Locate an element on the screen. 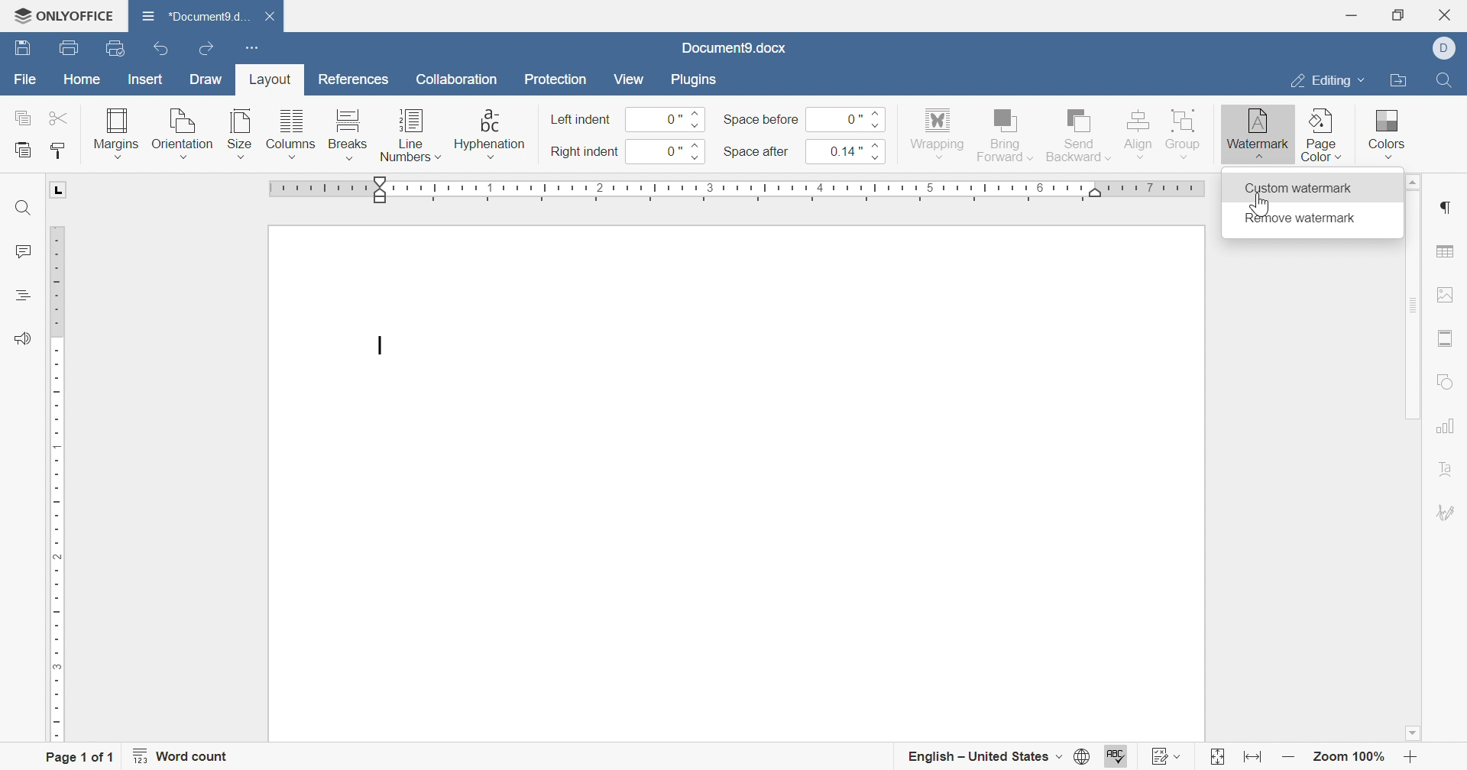 The width and height of the screenshot is (1467, 770). copy style is located at coordinates (60, 150).